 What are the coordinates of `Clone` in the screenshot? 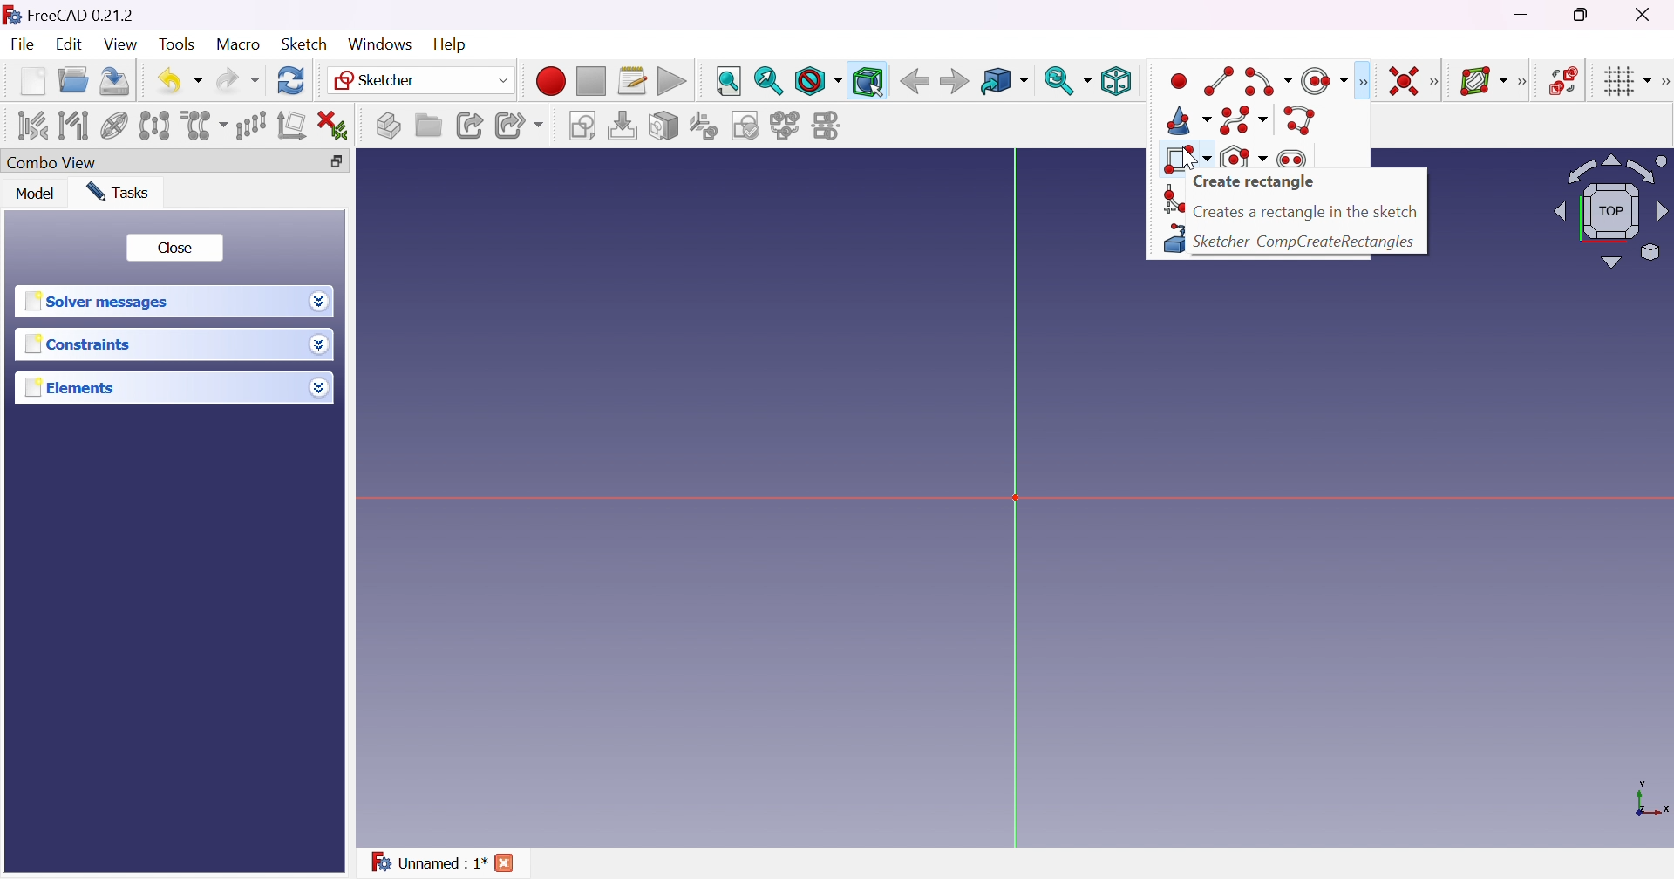 It's located at (203, 126).